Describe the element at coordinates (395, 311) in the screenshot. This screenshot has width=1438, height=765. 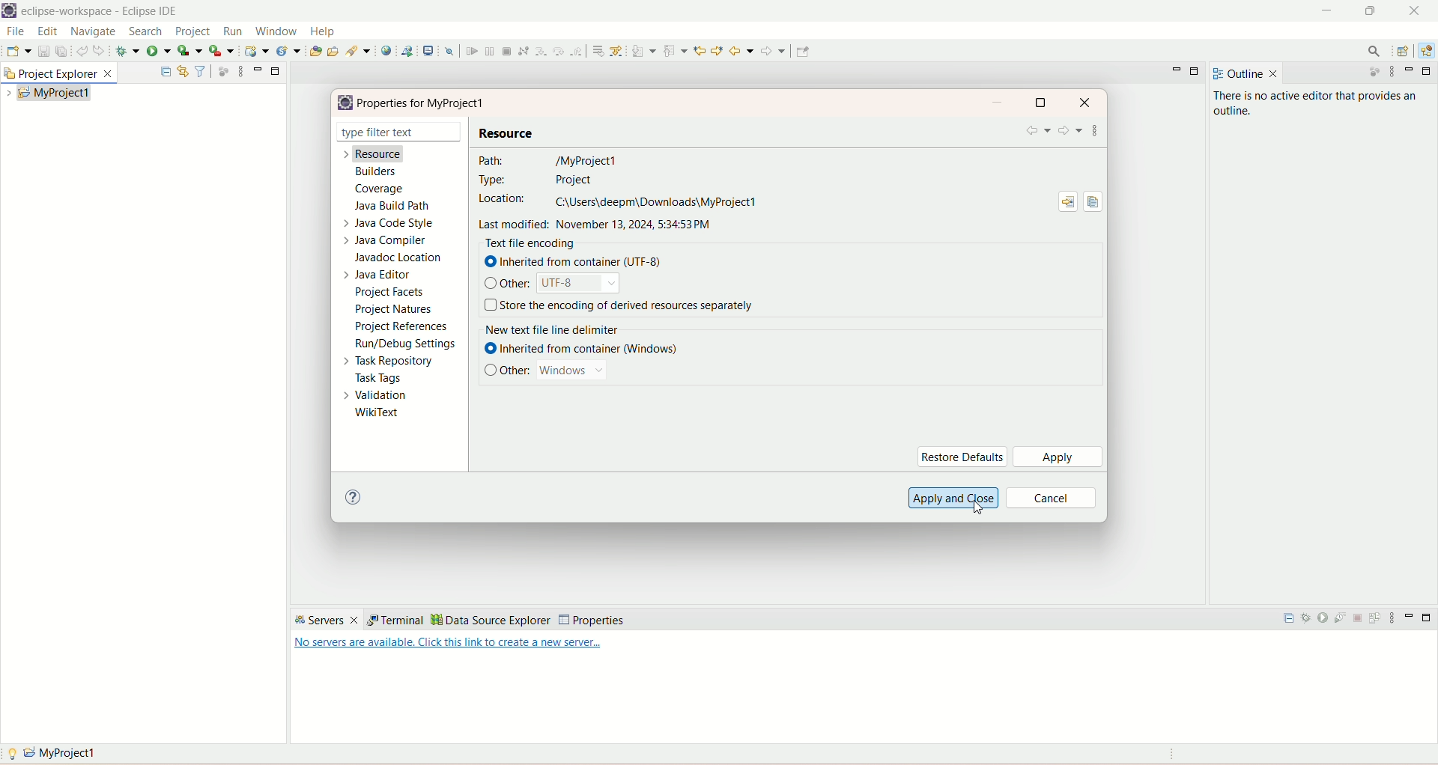
I see `project natures` at that location.